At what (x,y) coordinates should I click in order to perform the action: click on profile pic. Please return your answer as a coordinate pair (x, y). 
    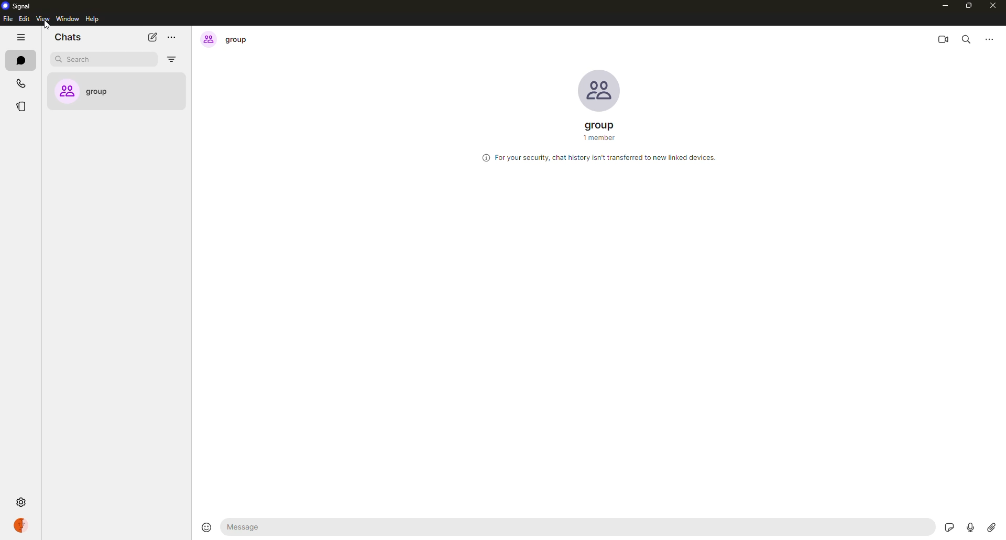
    Looking at the image, I should click on (599, 91).